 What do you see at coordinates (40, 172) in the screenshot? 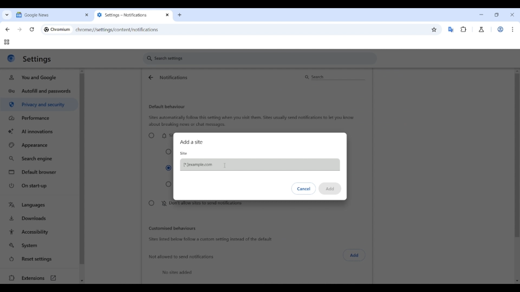
I see `Default browser` at bounding box center [40, 172].